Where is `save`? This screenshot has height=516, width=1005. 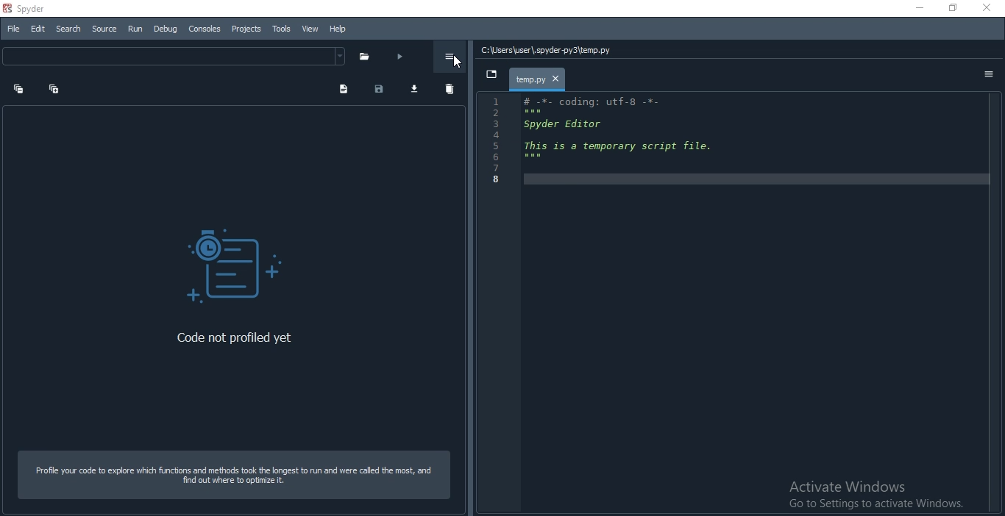
save is located at coordinates (383, 90).